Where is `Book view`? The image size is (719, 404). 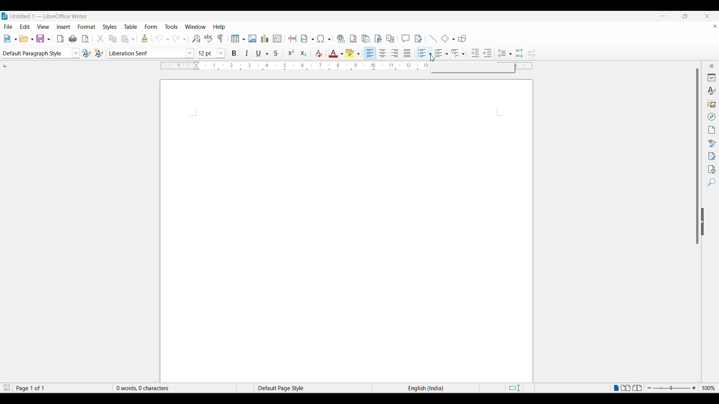 Book view is located at coordinates (637, 388).